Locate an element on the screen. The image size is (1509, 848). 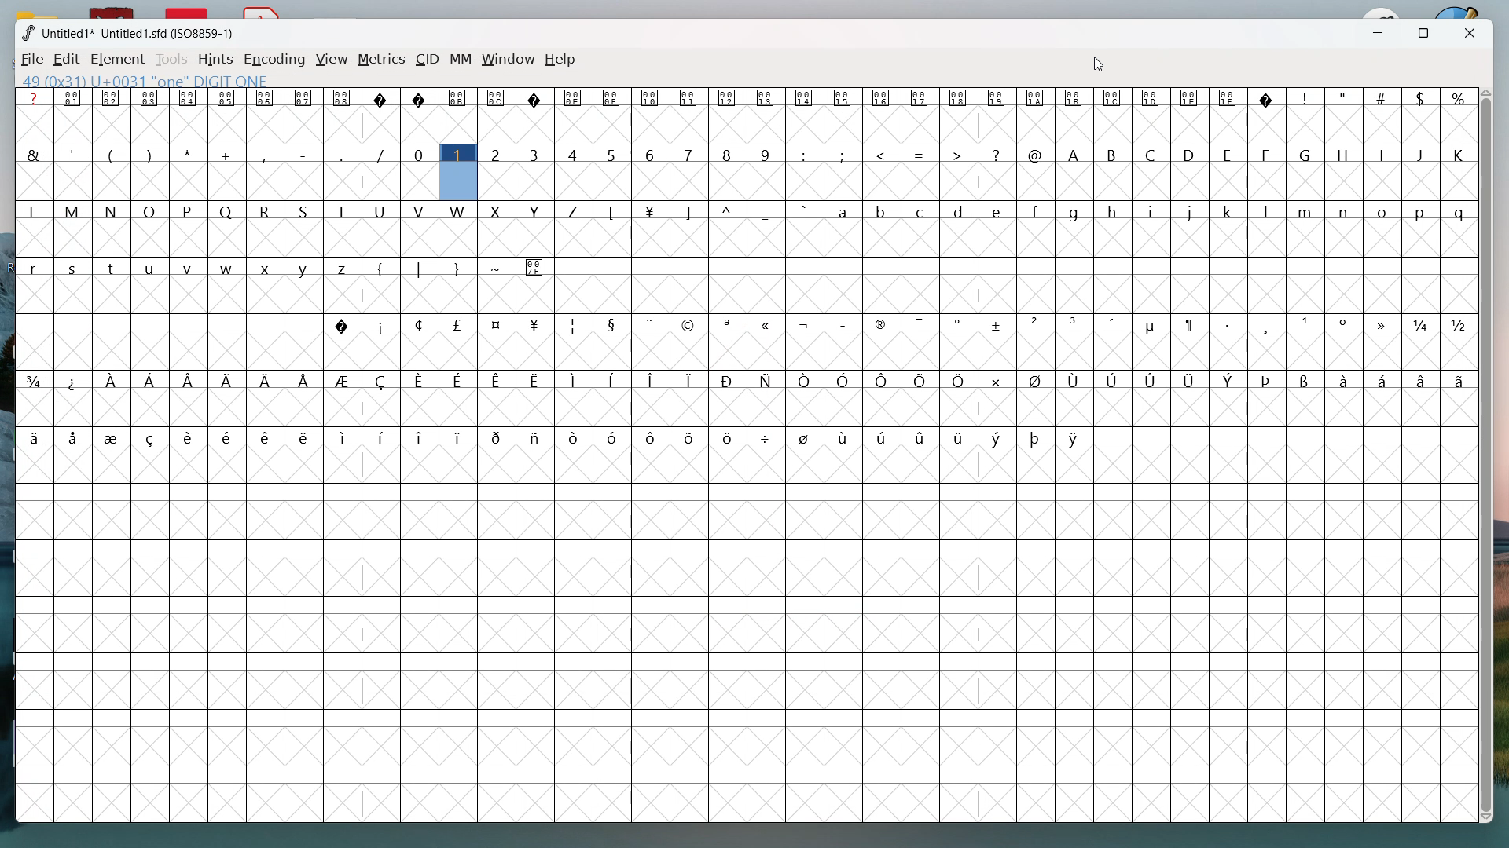
Untitled1 Untitled1 .sdf(ISO8859-1) is located at coordinates (136, 33).